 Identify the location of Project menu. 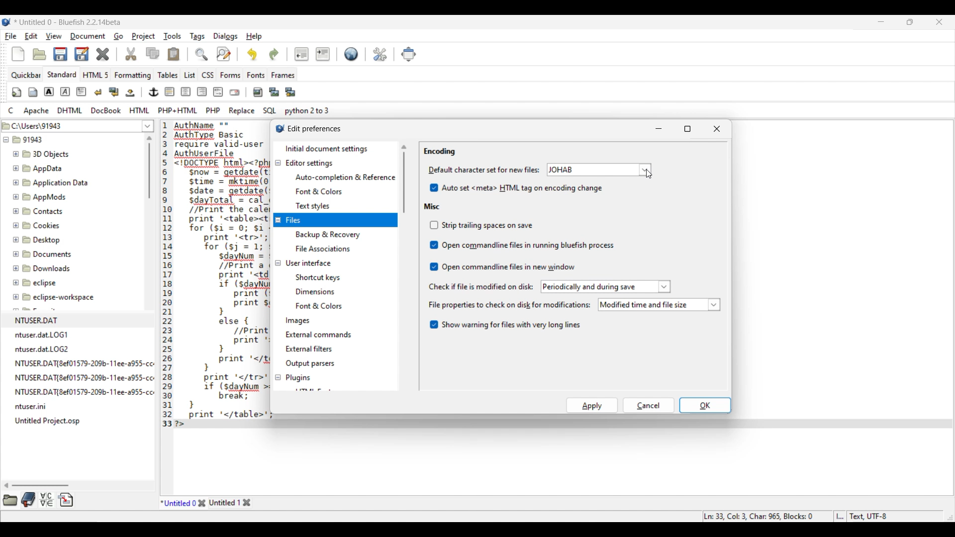
(143, 36).